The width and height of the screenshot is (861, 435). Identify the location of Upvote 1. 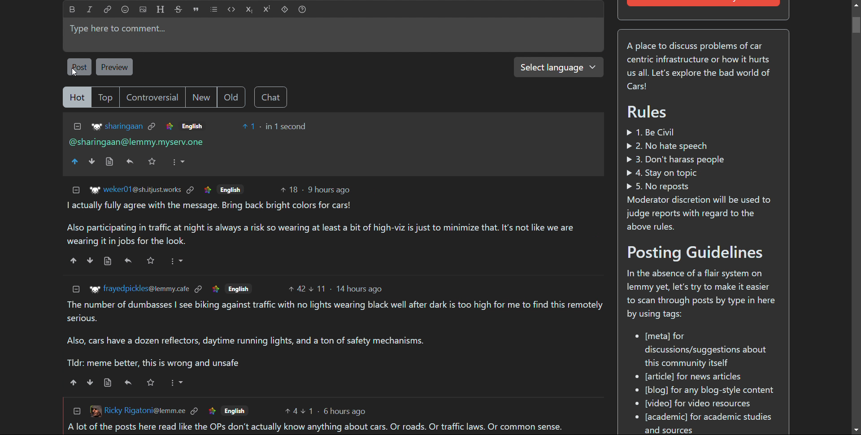
(249, 126).